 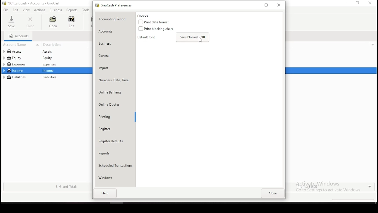 What do you see at coordinates (172, 38) in the screenshot?
I see `default font selection and size` at bounding box center [172, 38].